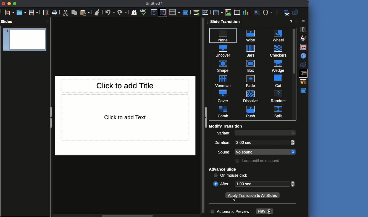 The image size is (368, 217). What do you see at coordinates (259, 161) in the screenshot?
I see `Loop until next sound` at bounding box center [259, 161].